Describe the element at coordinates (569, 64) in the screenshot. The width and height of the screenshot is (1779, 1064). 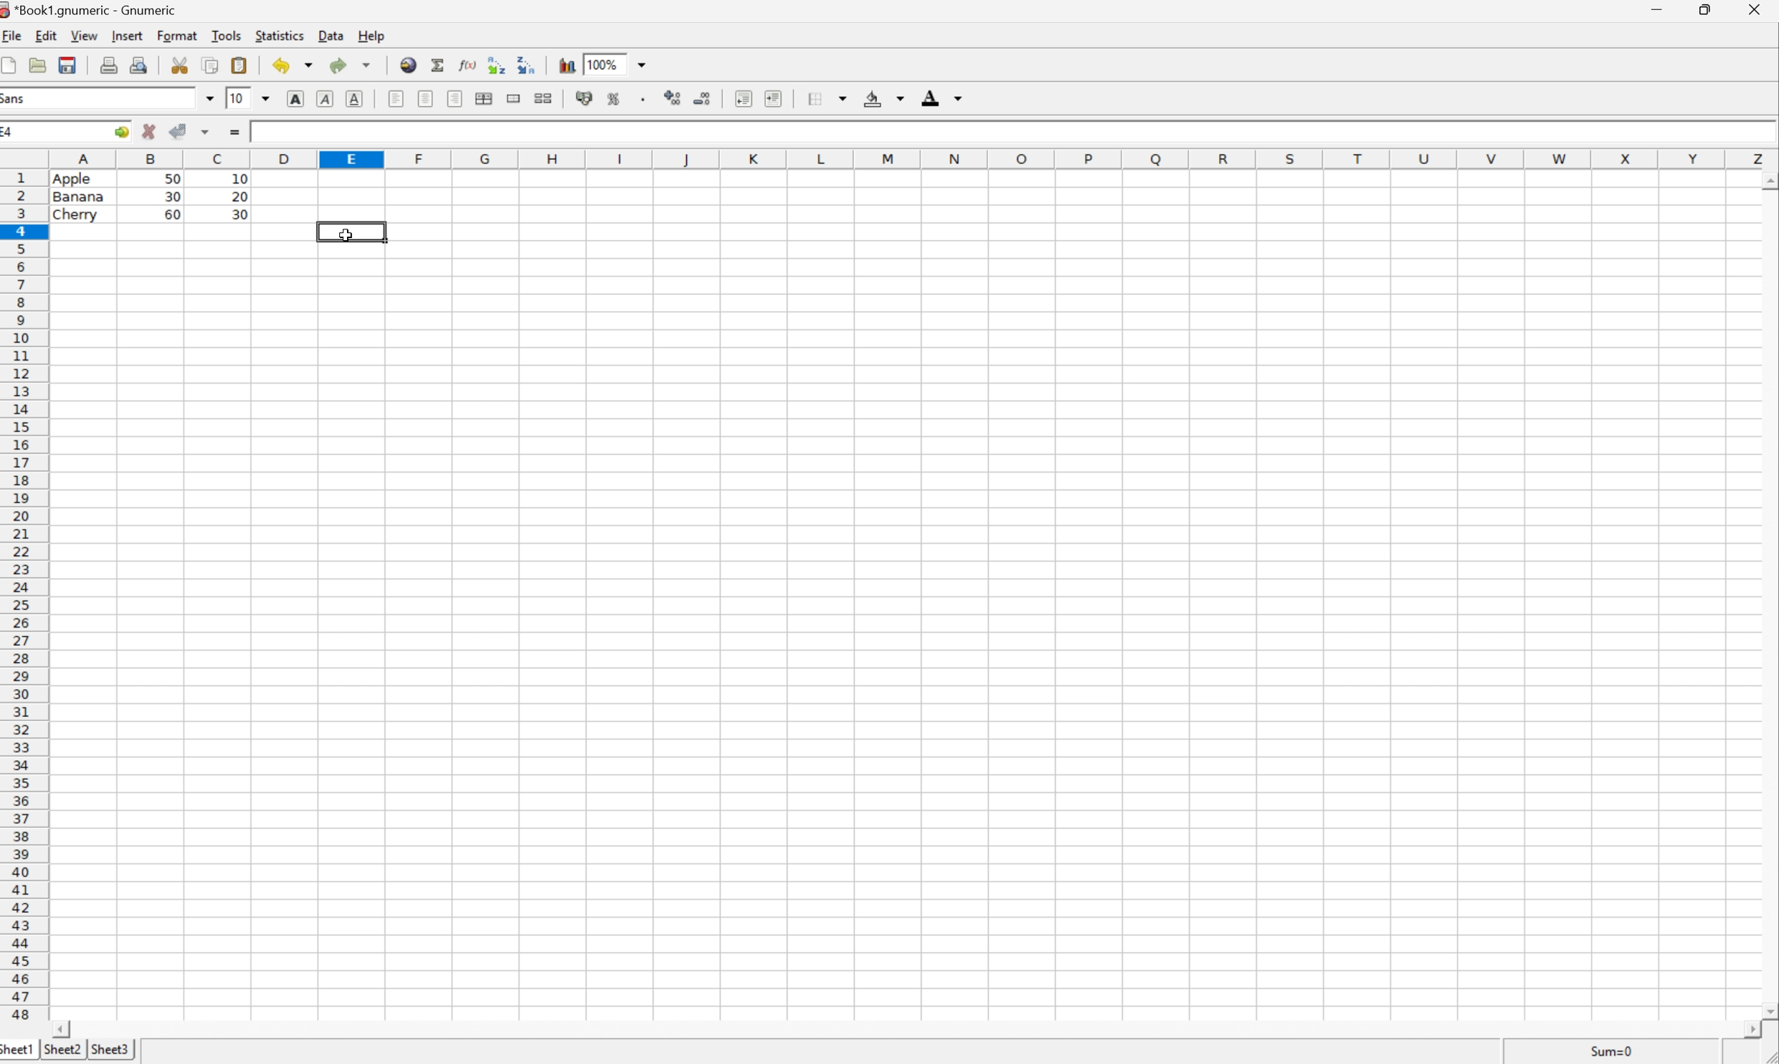
I see `insert chart` at that location.